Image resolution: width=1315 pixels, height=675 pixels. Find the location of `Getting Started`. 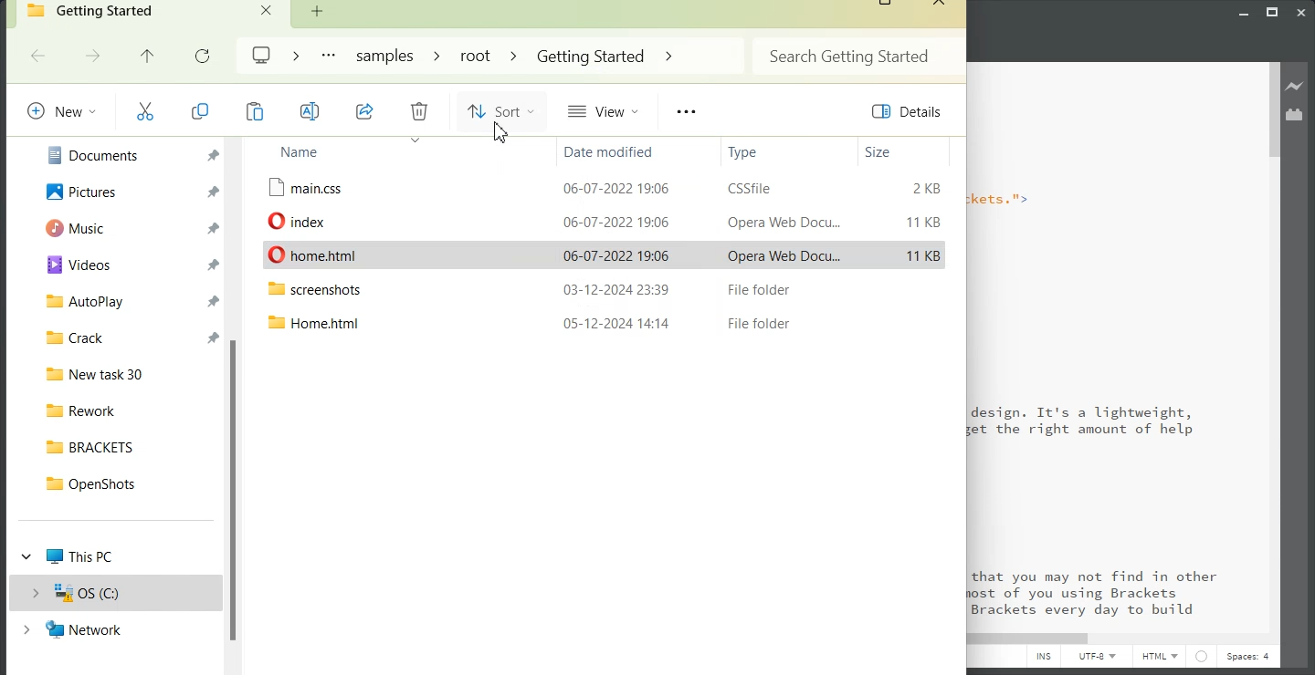

Getting Started is located at coordinates (91, 13).